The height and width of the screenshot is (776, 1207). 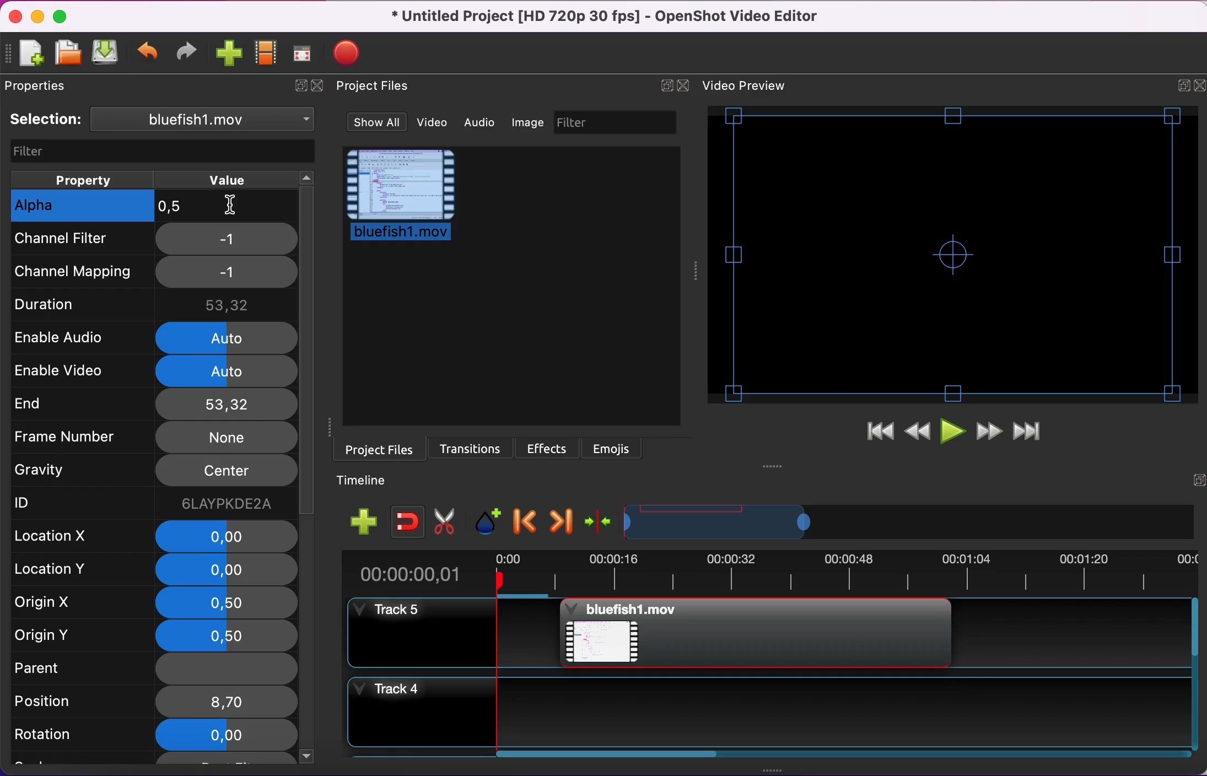 I want to click on cut, so click(x=448, y=520).